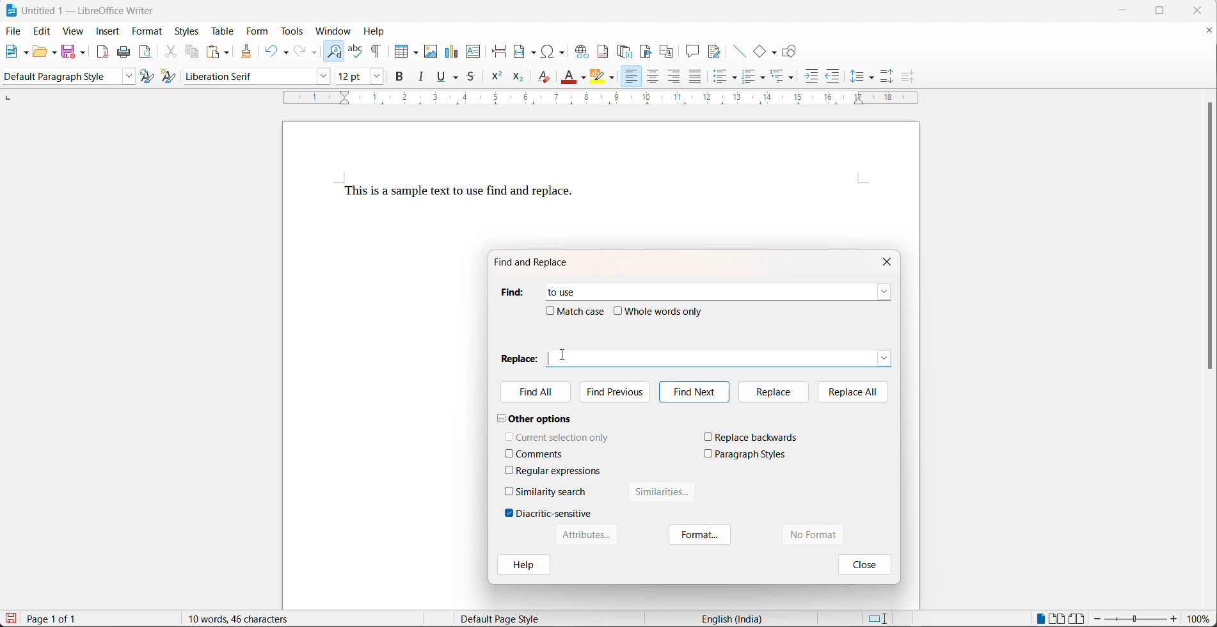  I want to click on italic, so click(424, 79).